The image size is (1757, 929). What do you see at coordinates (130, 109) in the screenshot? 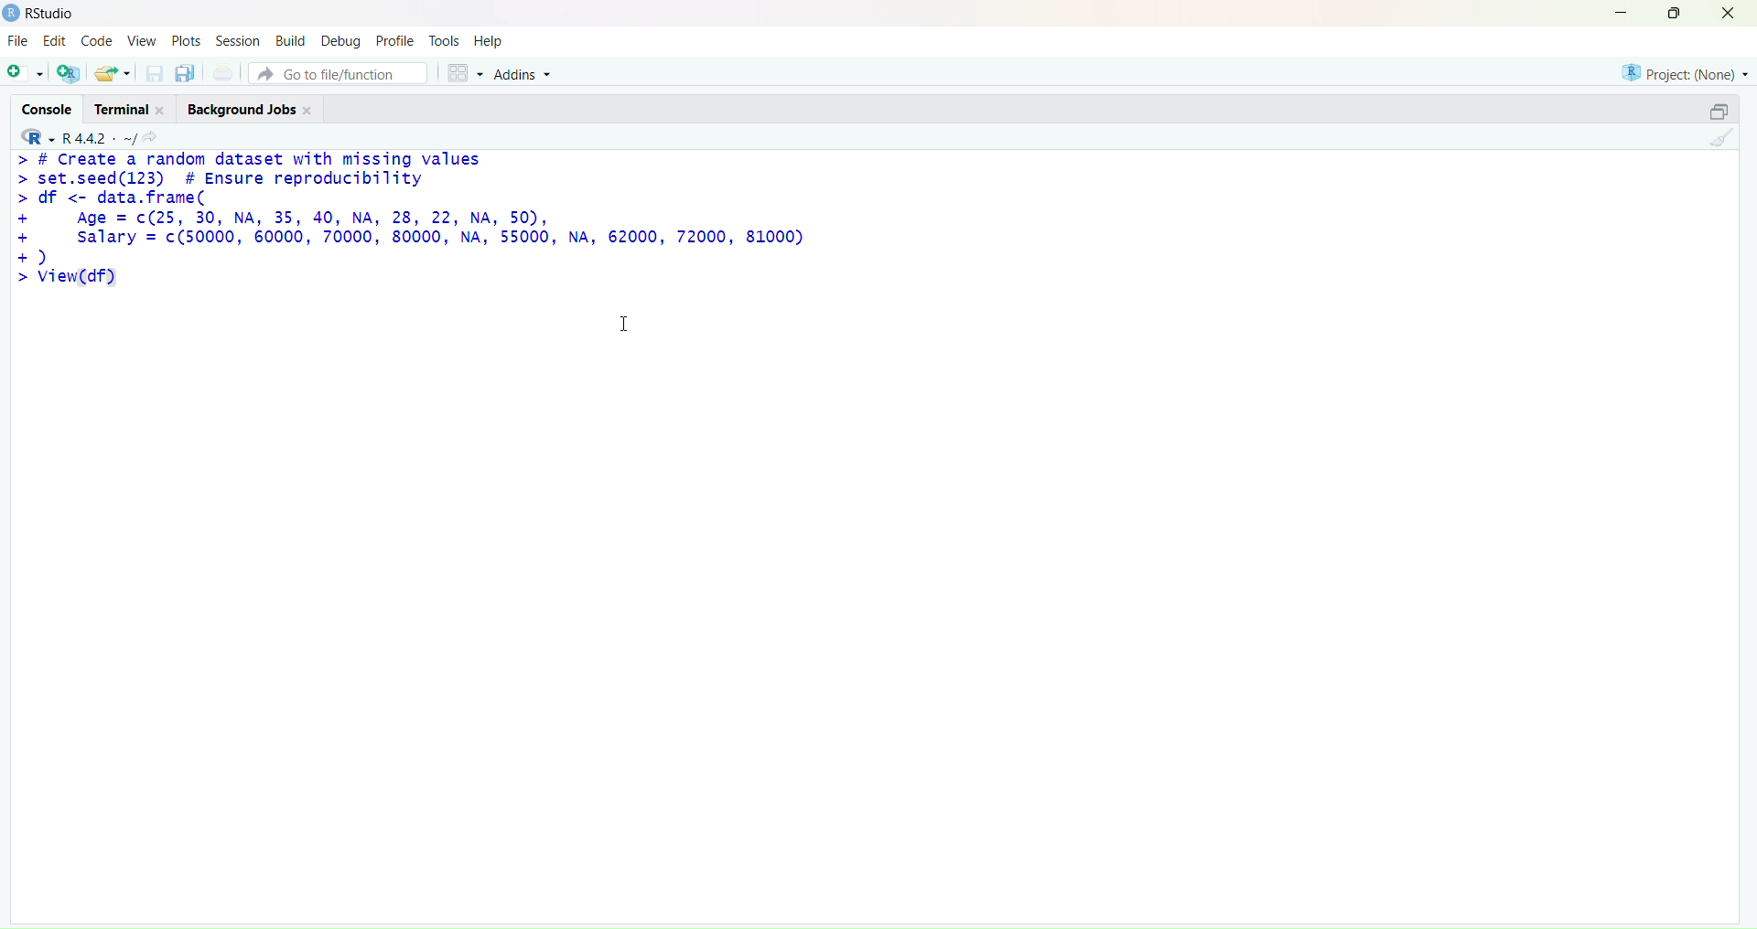
I see `terminal` at bounding box center [130, 109].